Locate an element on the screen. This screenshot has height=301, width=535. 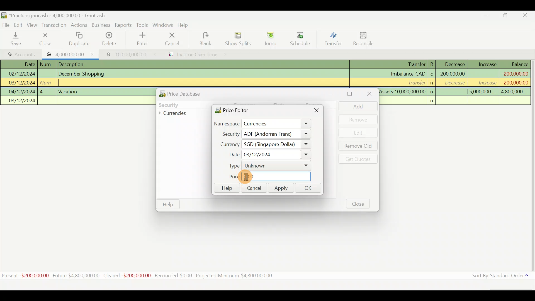
Save is located at coordinates (17, 39).